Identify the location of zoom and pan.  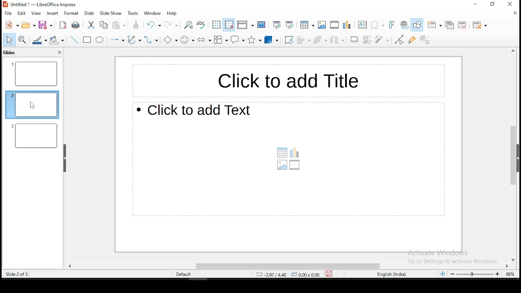
(22, 39).